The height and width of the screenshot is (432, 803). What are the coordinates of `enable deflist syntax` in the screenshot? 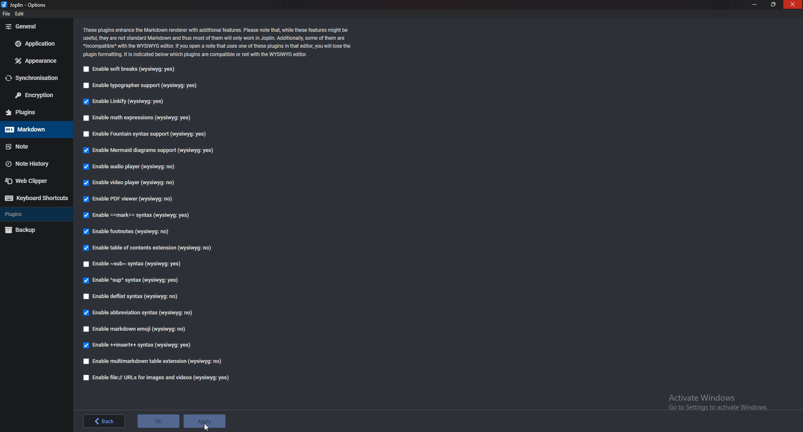 It's located at (132, 296).